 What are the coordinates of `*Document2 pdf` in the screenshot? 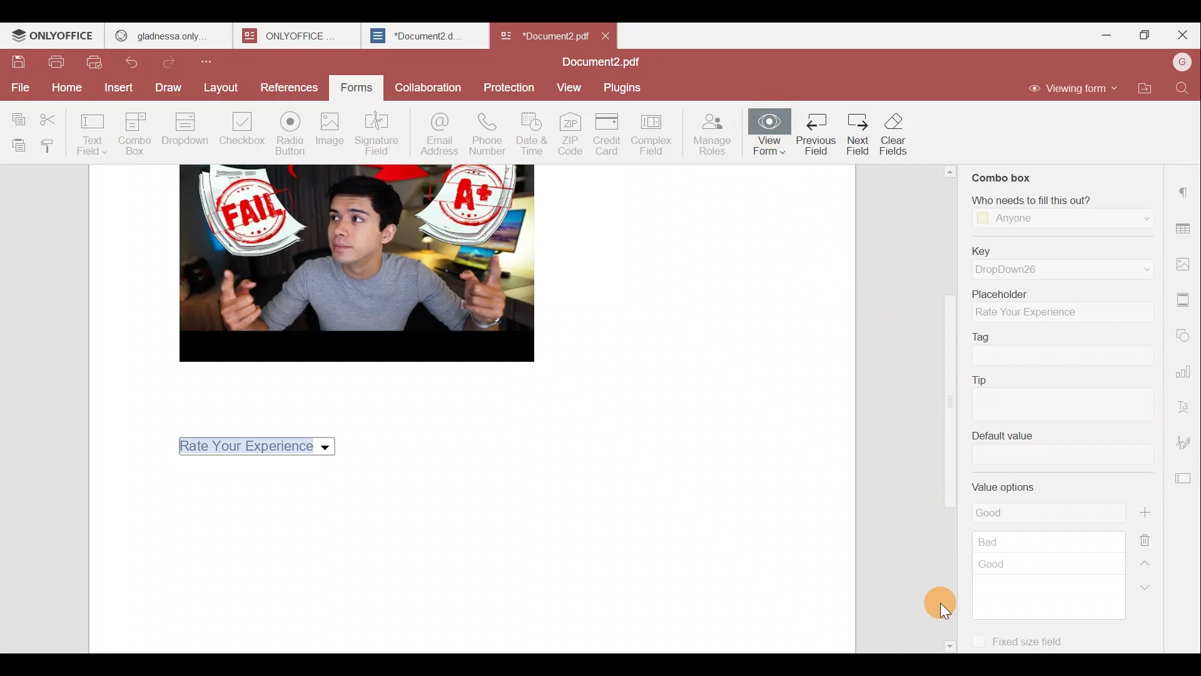 It's located at (543, 34).